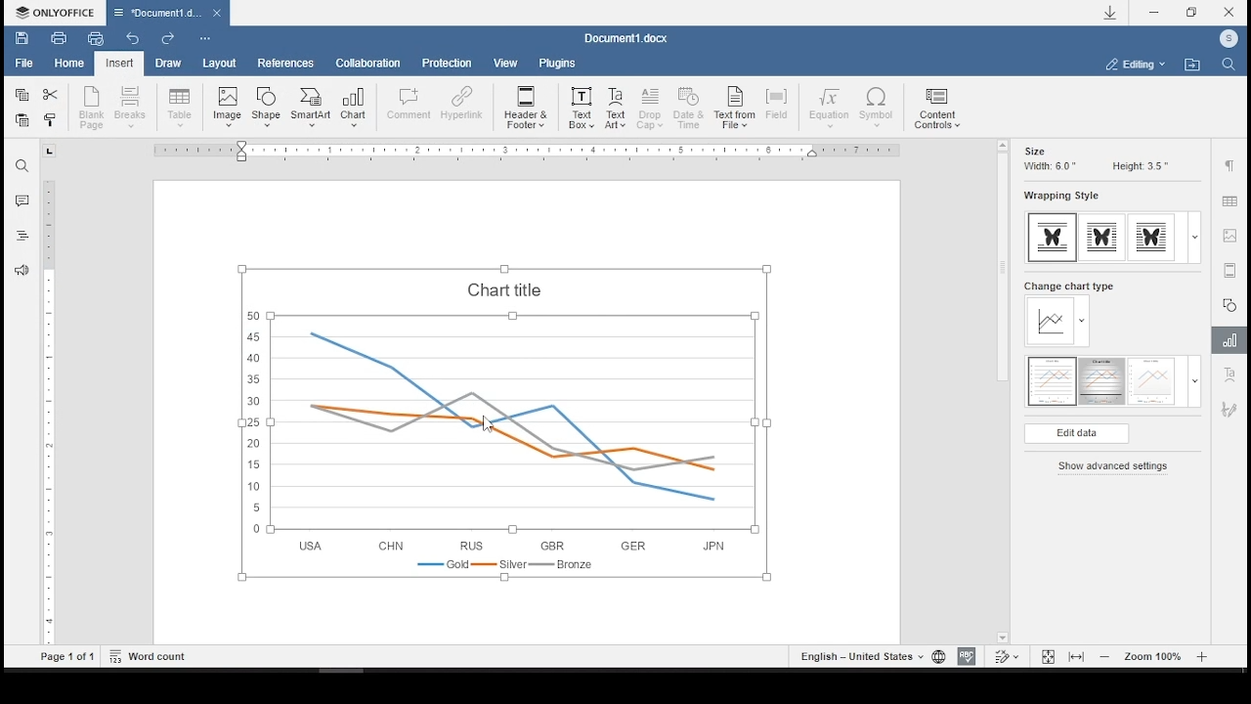 This screenshot has height=704, width=1251. Describe the element at coordinates (651, 109) in the screenshot. I see `drop cap` at that location.